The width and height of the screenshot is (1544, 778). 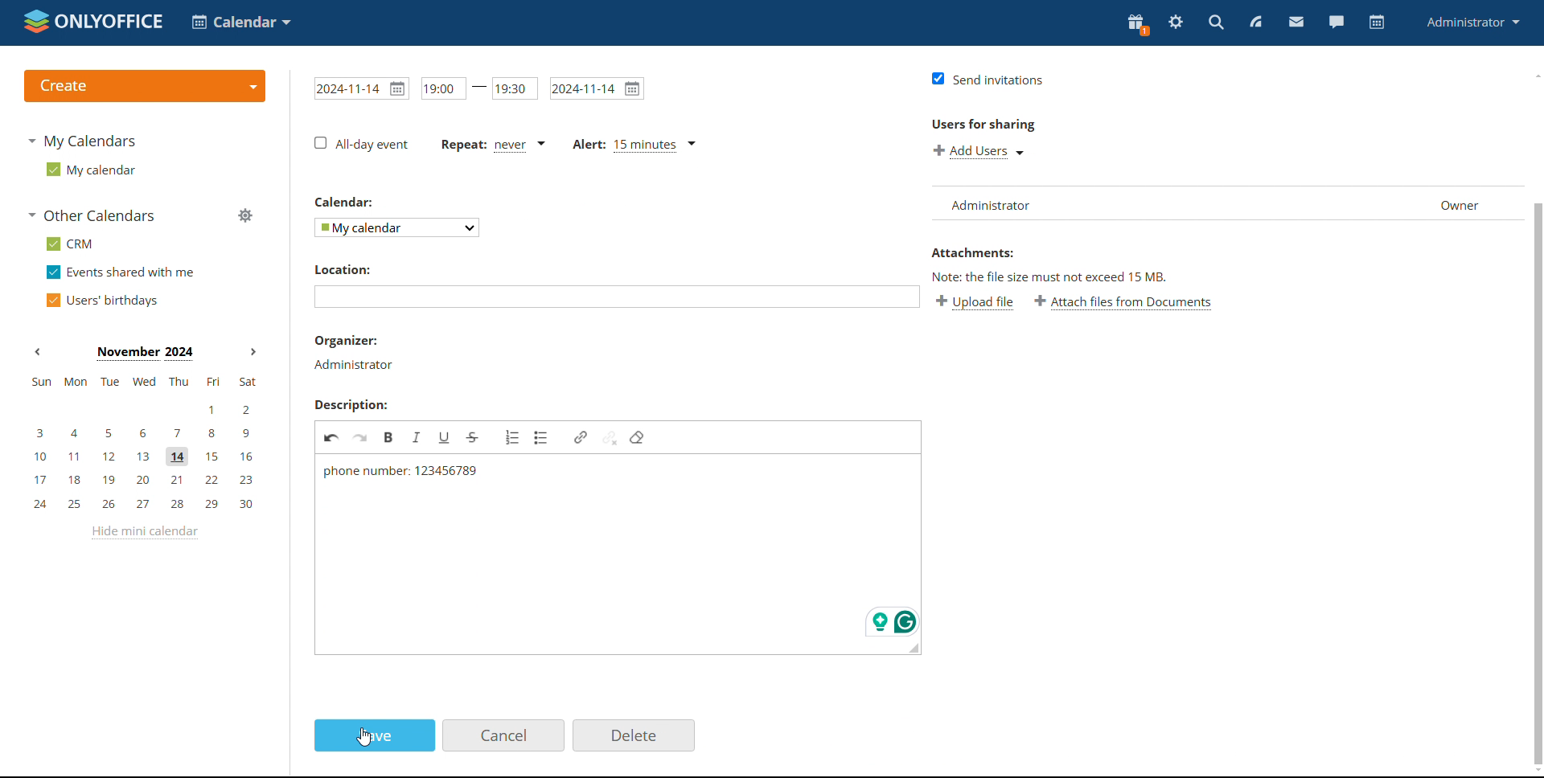 I want to click on undo, so click(x=330, y=436).